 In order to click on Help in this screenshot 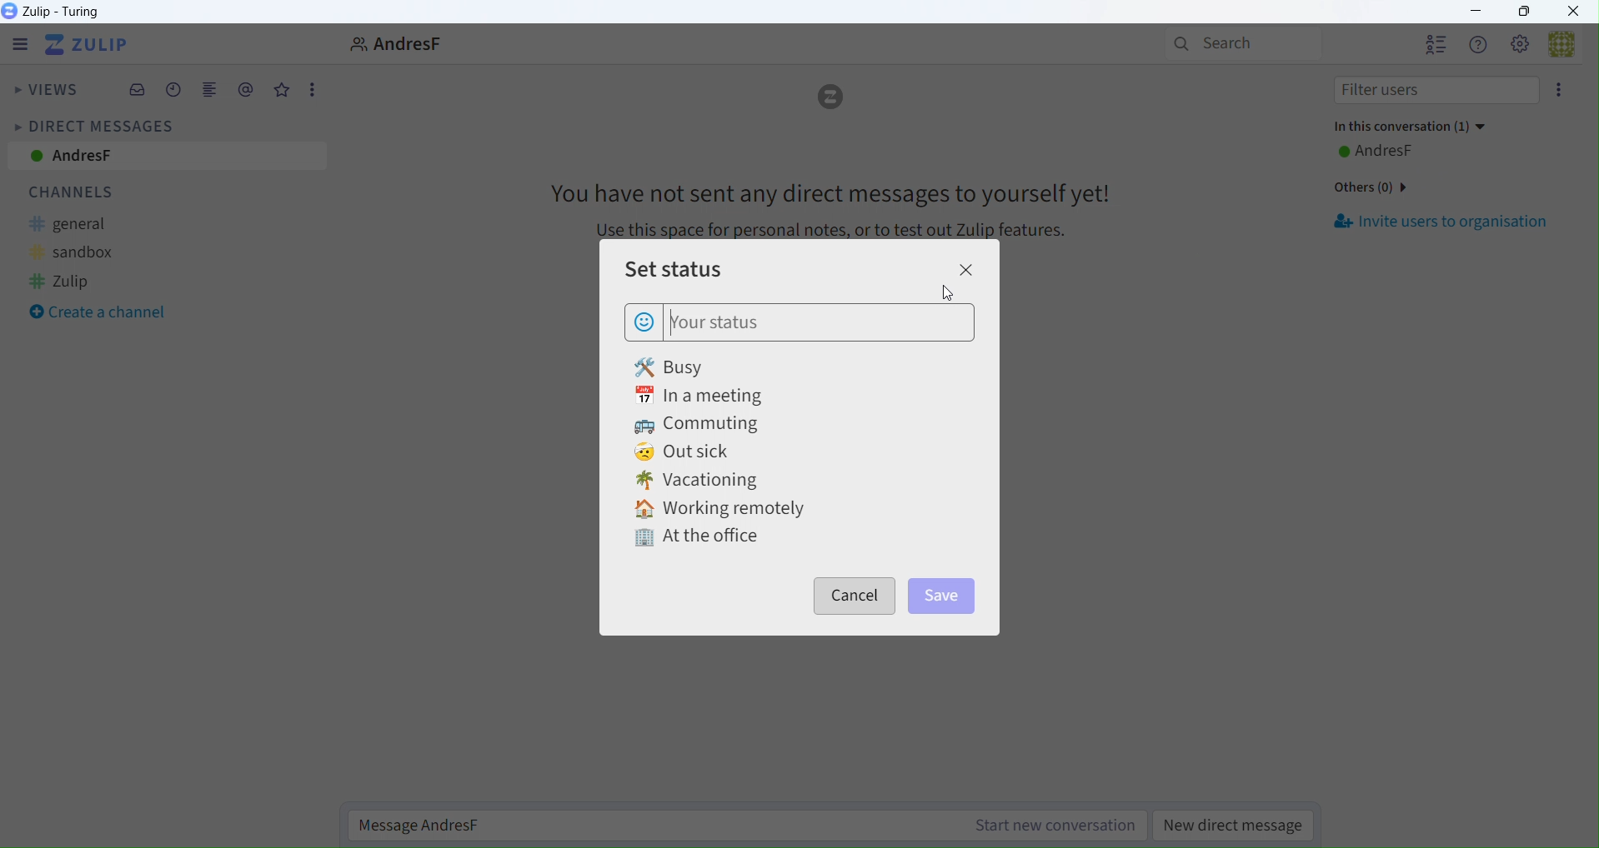, I will do `click(1479, 46)`.